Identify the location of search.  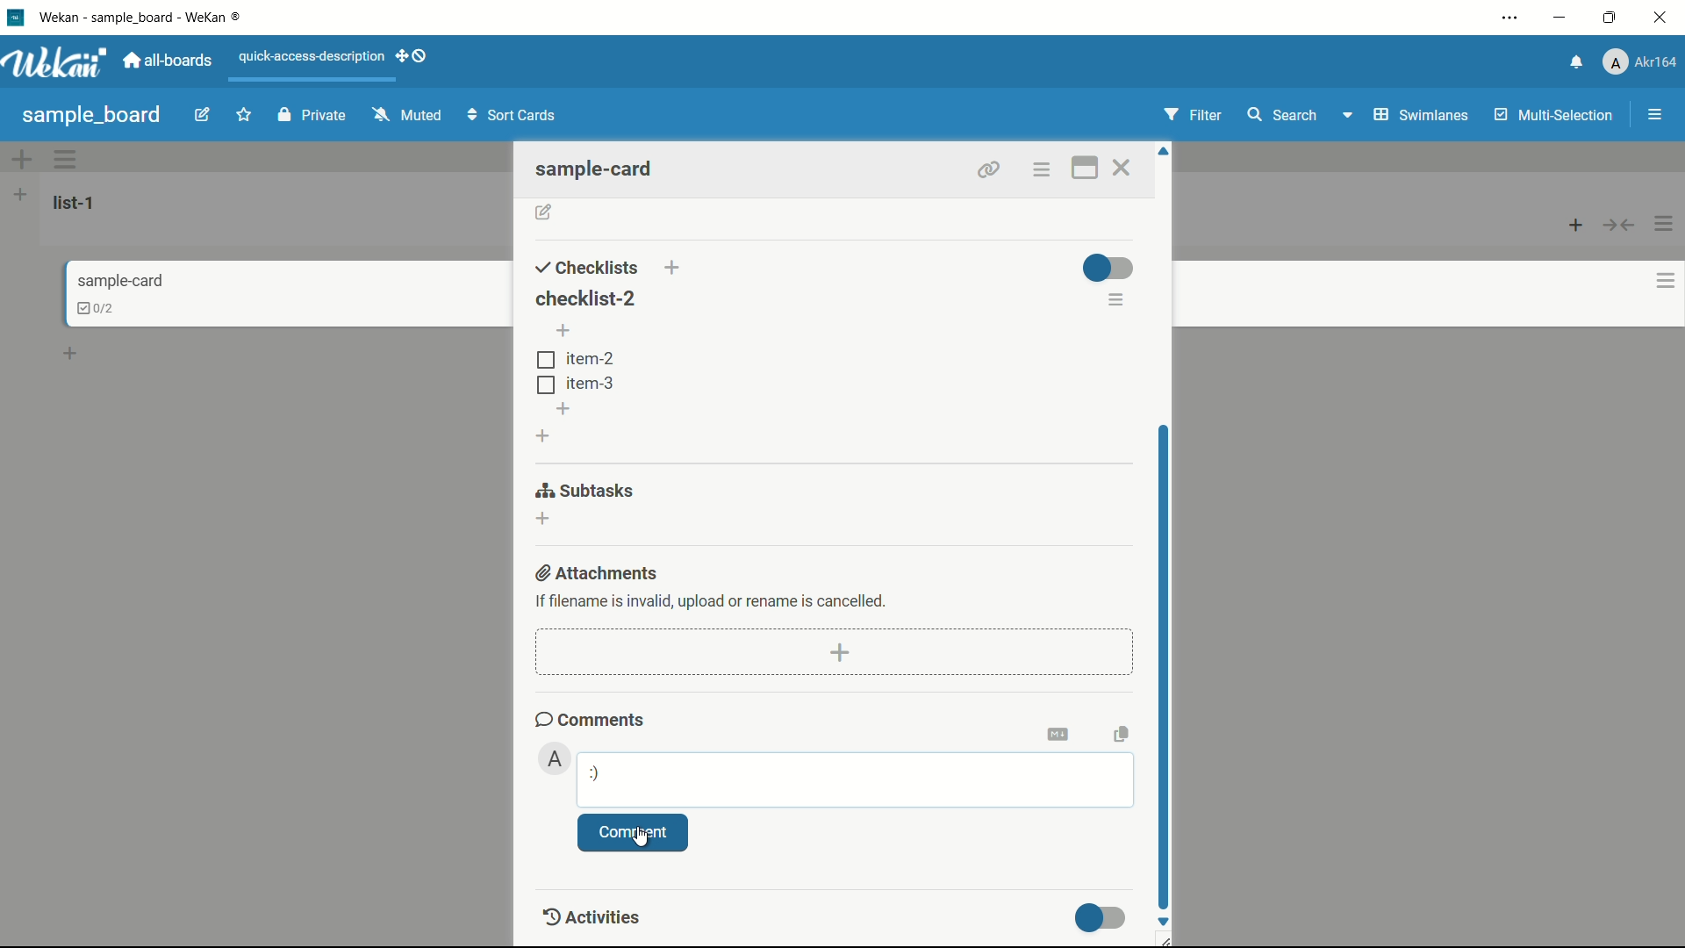
(1284, 114).